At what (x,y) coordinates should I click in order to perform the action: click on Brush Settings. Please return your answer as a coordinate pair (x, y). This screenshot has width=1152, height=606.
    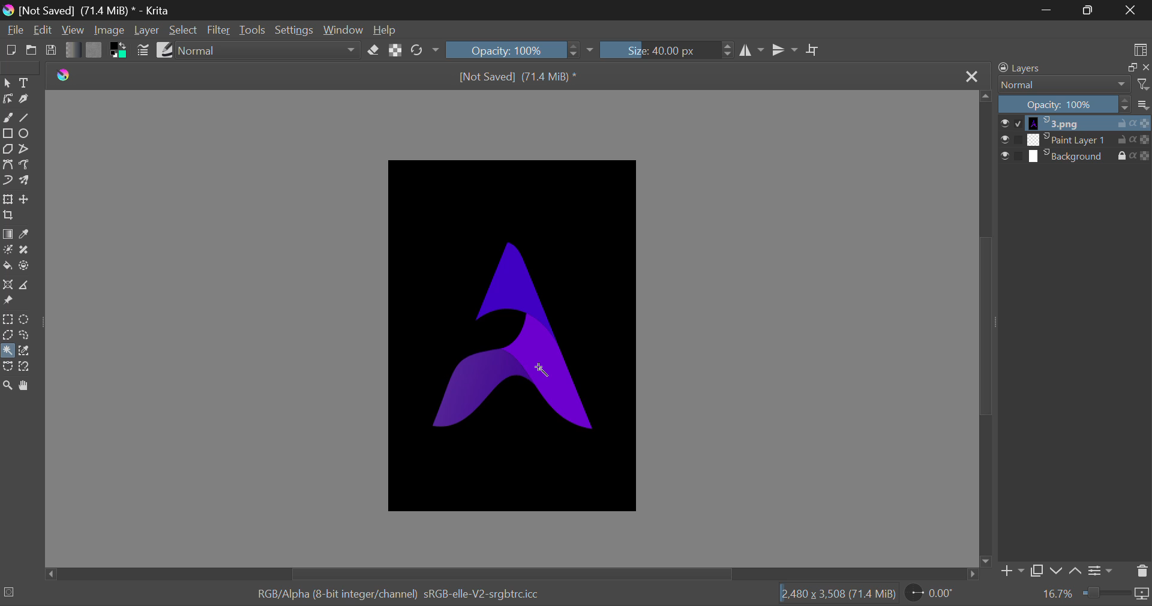
    Looking at the image, I should click on (144, 52).